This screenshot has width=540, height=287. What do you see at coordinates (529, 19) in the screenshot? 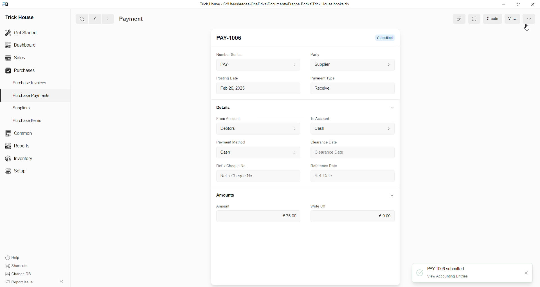
I see `More` at bounding box center [529, 19].